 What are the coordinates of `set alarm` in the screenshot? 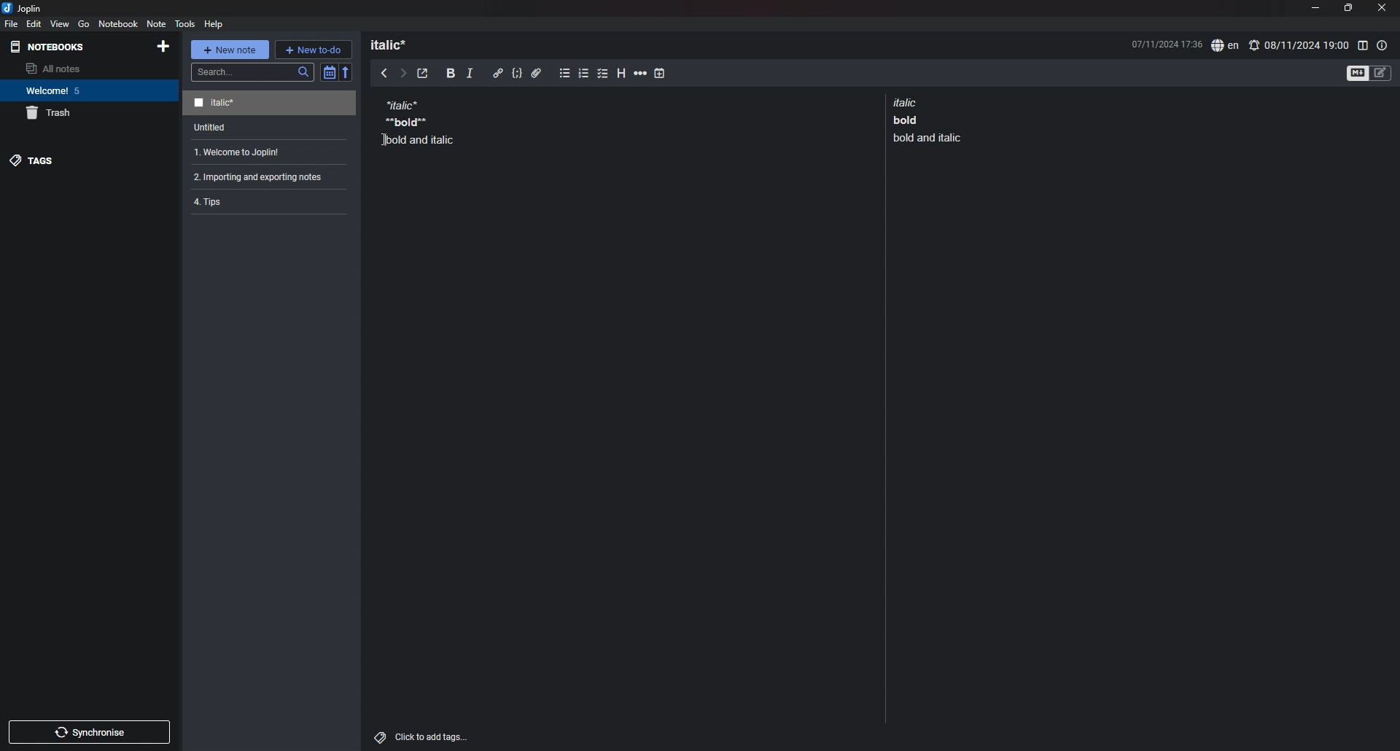 It's located at (1299, 44).